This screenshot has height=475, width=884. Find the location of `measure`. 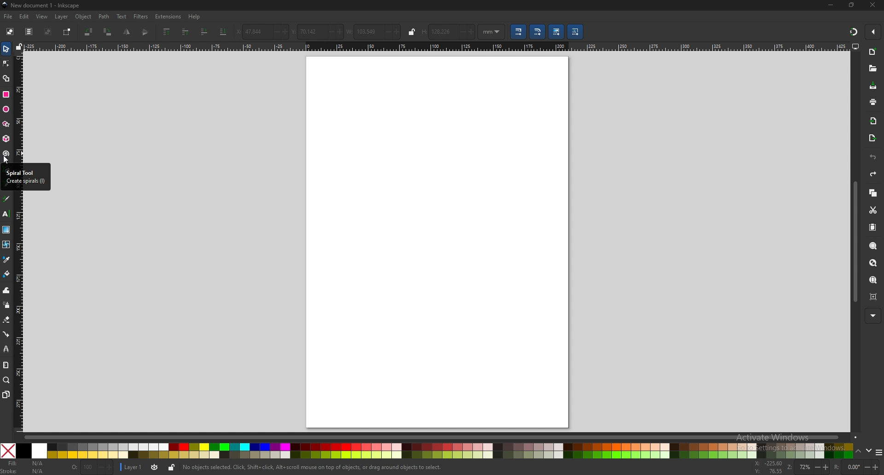

measure is located at coordinates (6, 365).